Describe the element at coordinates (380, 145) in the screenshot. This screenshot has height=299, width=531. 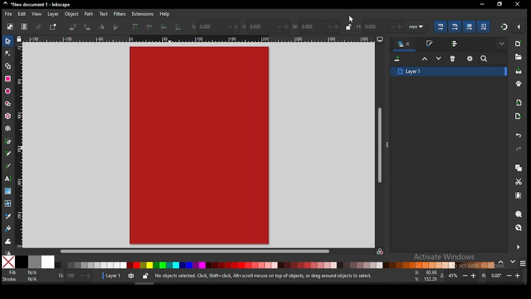
I see `scroll bar` at that location.